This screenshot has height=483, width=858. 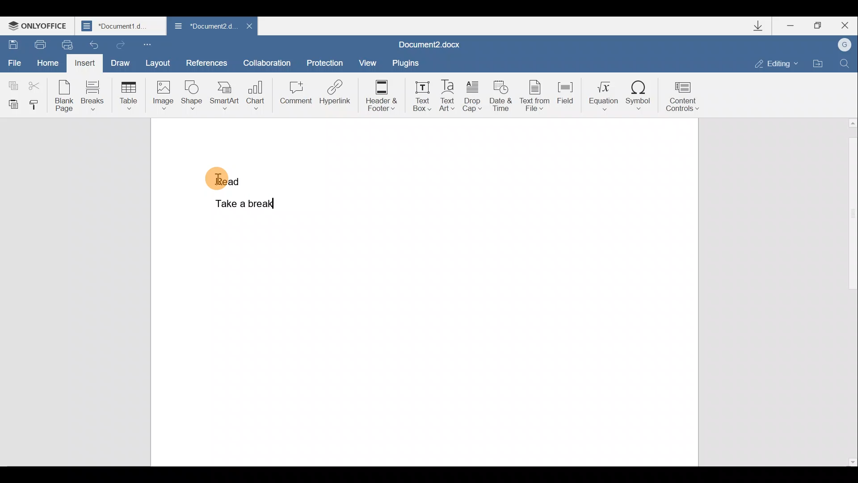 What do you see at coordinates (472, 97) in the screenshot?
I see `Drop cap` at bounding box center [472, 97].